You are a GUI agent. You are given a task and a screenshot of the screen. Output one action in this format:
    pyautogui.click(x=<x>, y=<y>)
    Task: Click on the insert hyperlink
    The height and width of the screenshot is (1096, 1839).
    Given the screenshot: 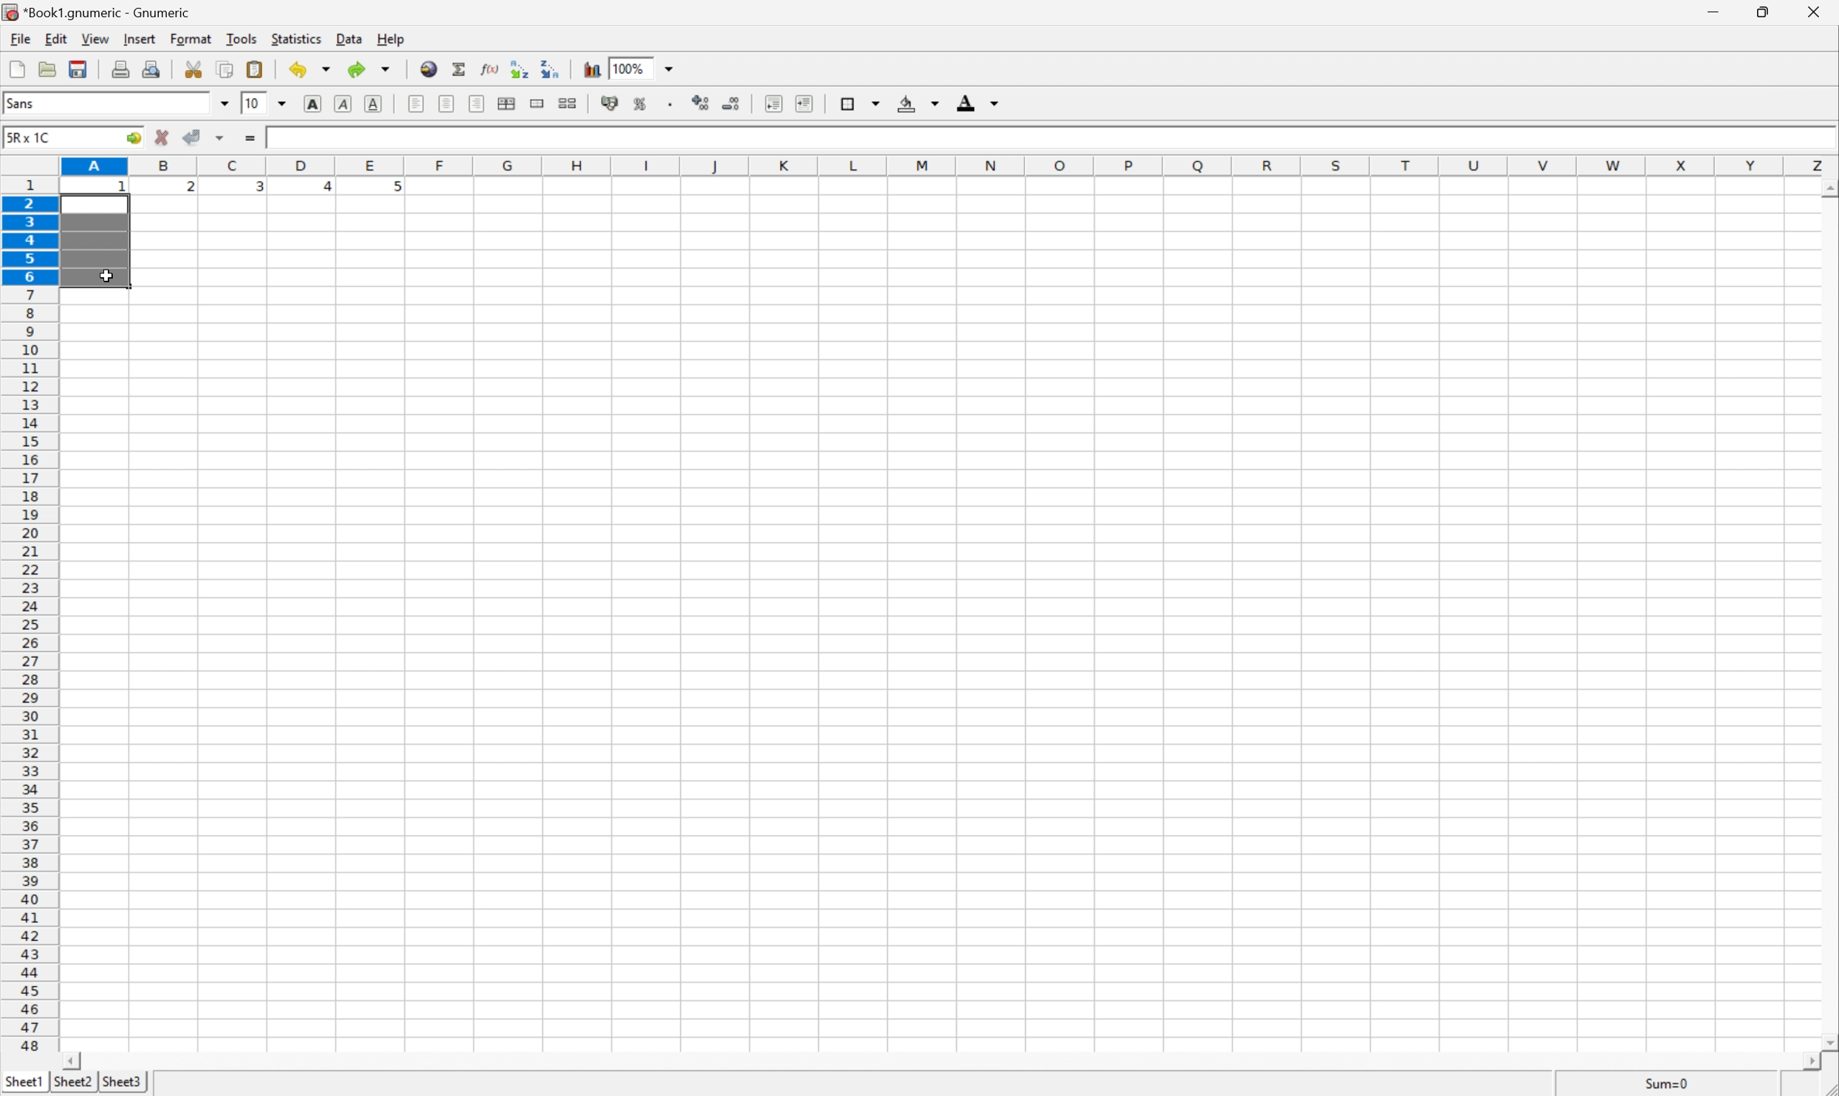 What is the action you would take?
    pyautogui.click(x=429, y=68)
    